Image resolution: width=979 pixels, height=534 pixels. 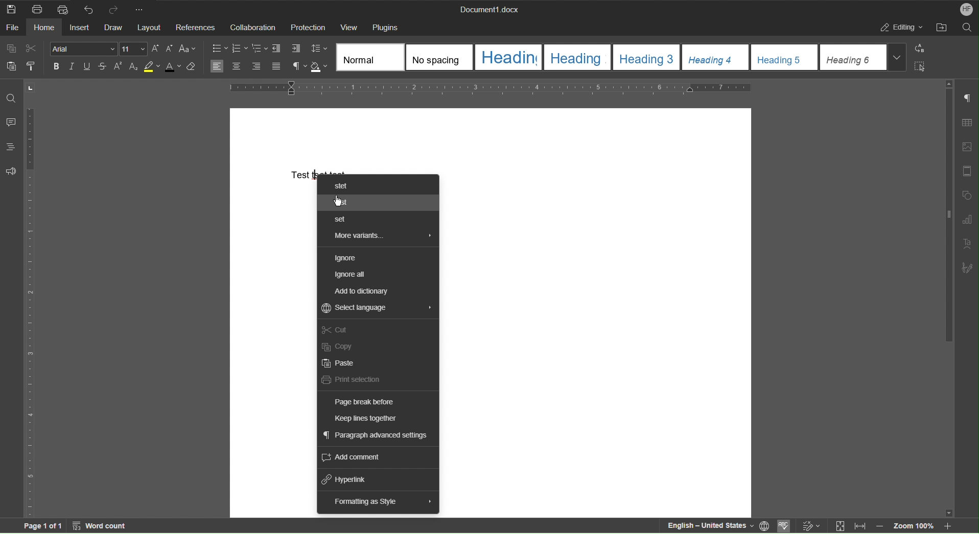 What do you see at coordinates (259, 67) in the screenshot?
I see `Align Right` at bounding box center [259, 67].